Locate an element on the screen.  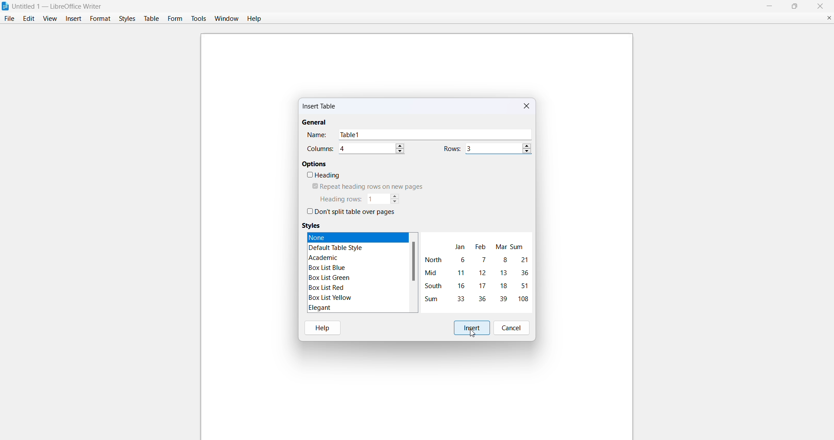
table format is located at coordinates (476, 272).